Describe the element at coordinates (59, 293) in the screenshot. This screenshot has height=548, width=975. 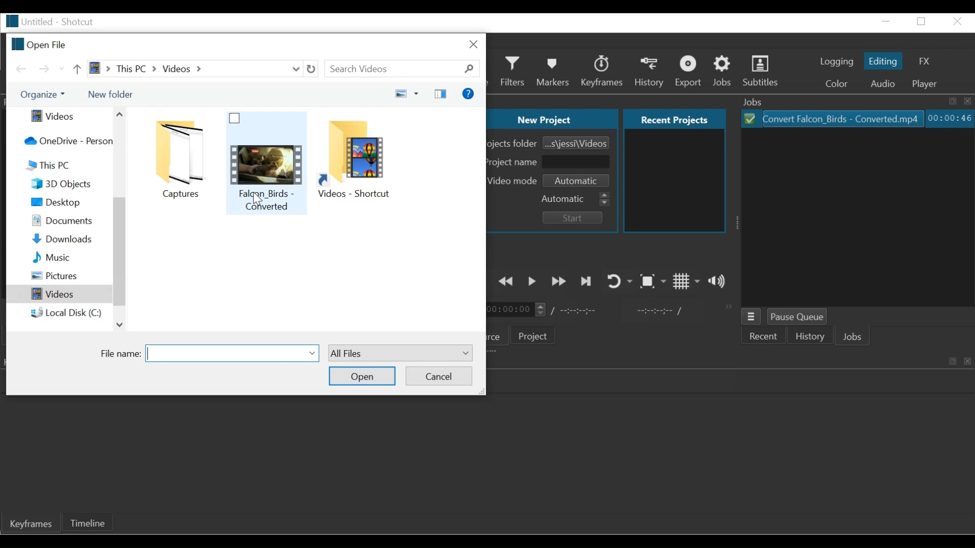
I see `Videos` at that location.